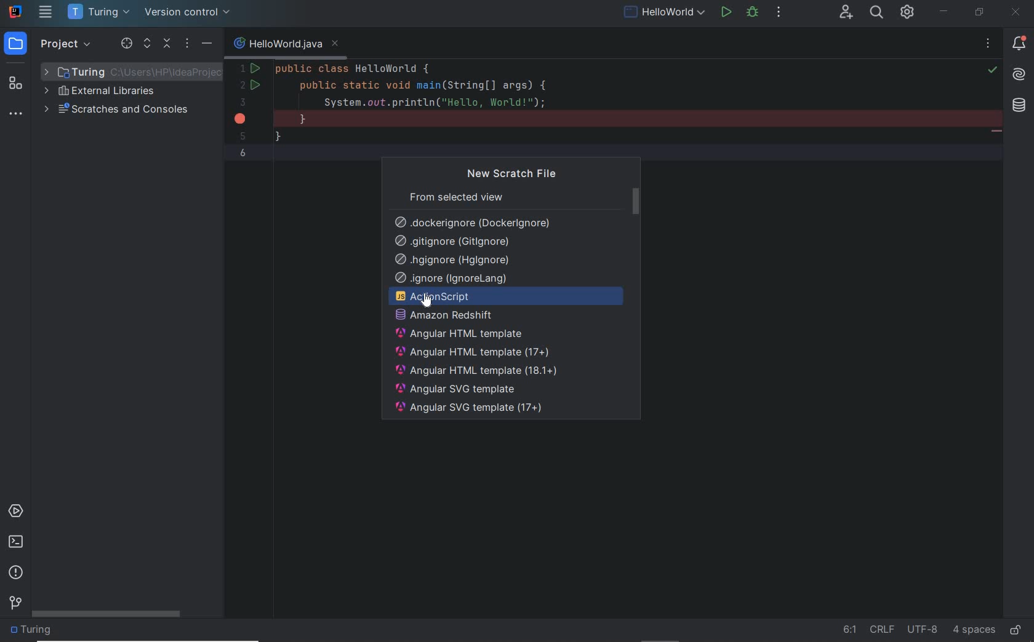 Image resolution: width=1034 pixels, height=642 pixels. Describe the element at coordinates (726, 14) in the screenshot. I see `run` at that location.